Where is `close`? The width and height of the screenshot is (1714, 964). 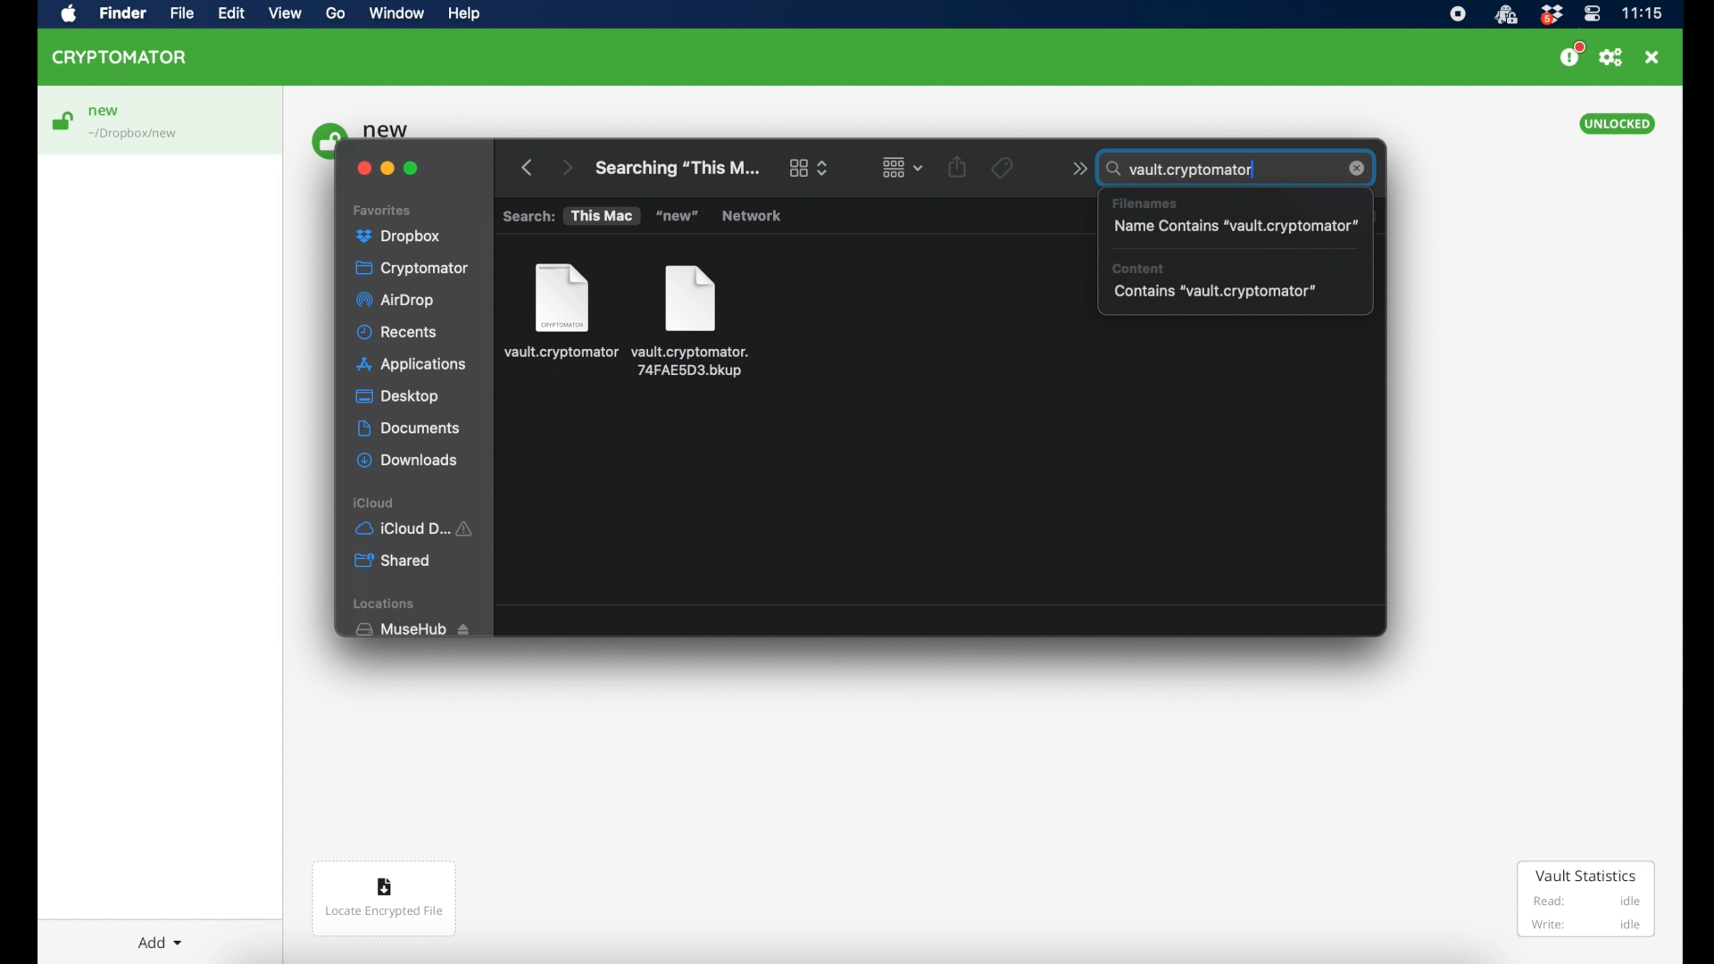
close is located at coordinates (363, 169).